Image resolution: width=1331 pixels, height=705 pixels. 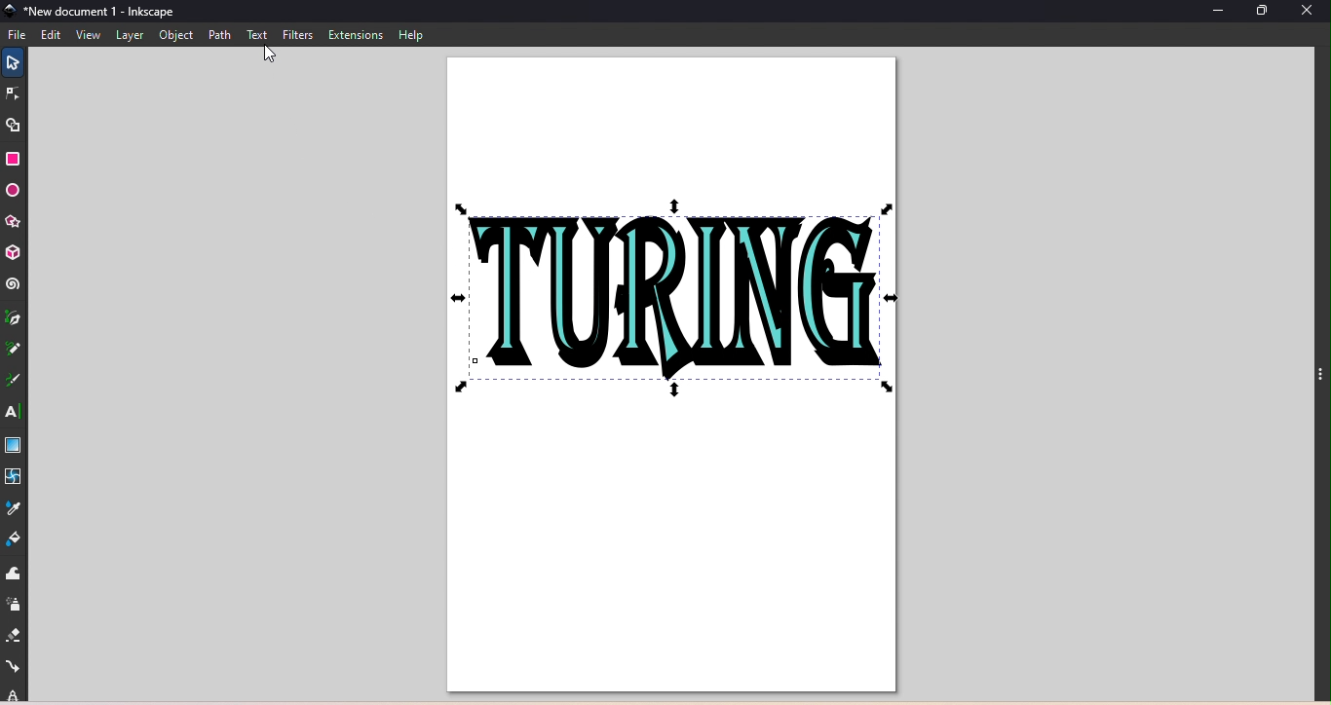 What do you see at coordinates (16, 477) in the screenshot?
I see `Mesh tool` at bounding box center [16, 477].